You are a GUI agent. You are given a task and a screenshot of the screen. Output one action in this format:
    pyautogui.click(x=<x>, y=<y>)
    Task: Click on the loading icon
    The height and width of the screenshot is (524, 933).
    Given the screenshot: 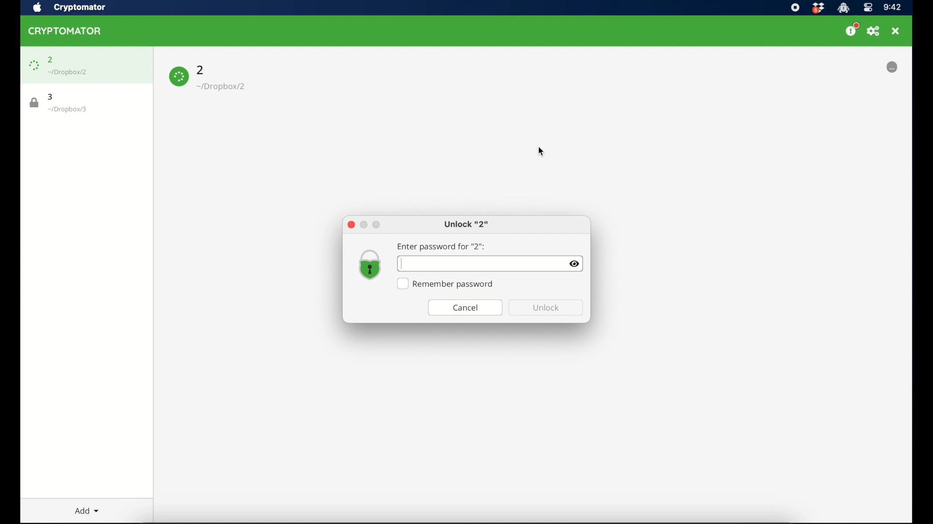 What is the action you would take?
    pyautogui.click(x=179, y=77)
    